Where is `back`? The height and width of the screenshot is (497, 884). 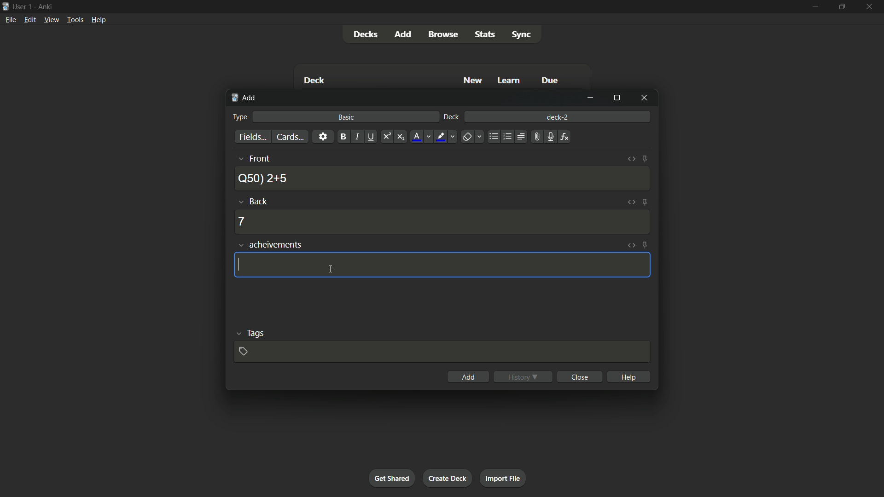
back is located at coordinates (254, 201).